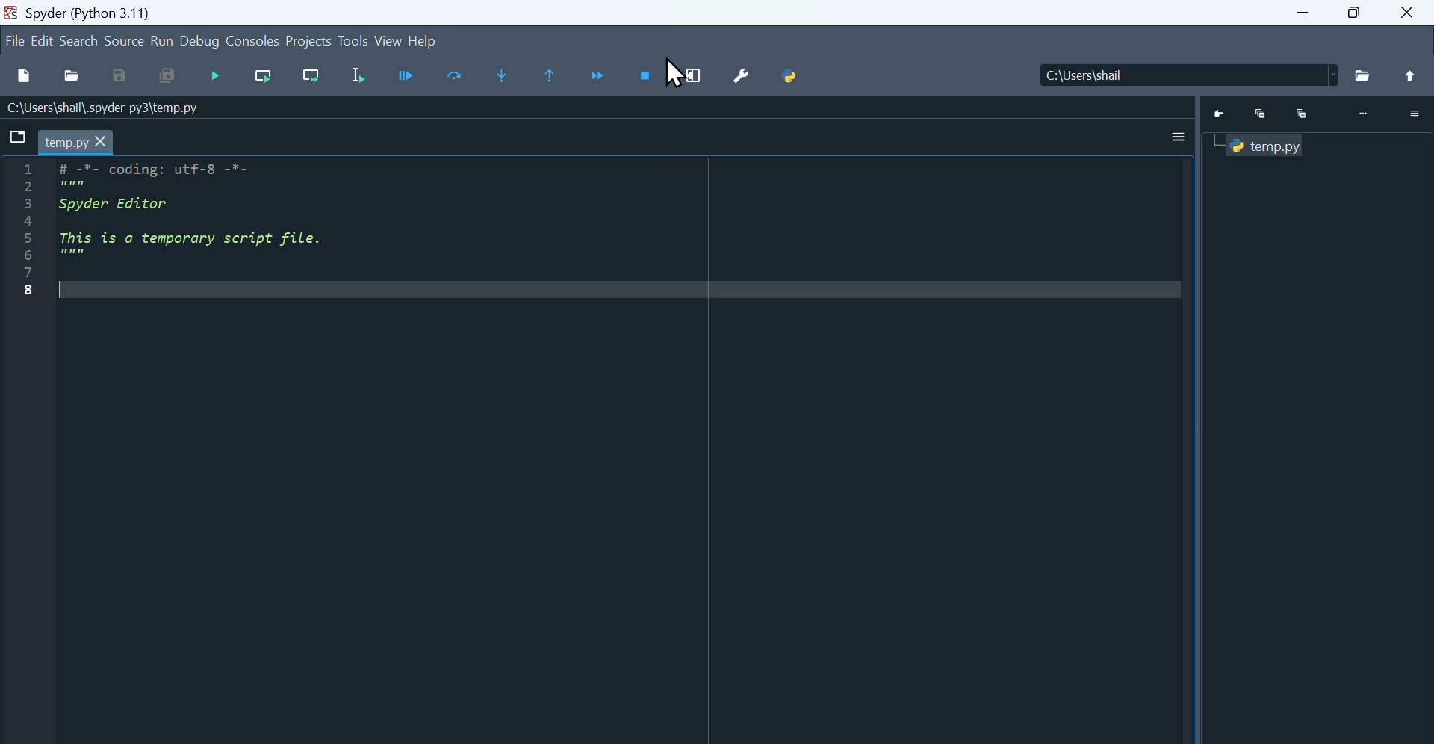  Describe the element at coordinates (423, 41) in the screenshot. I see `help` at that location.